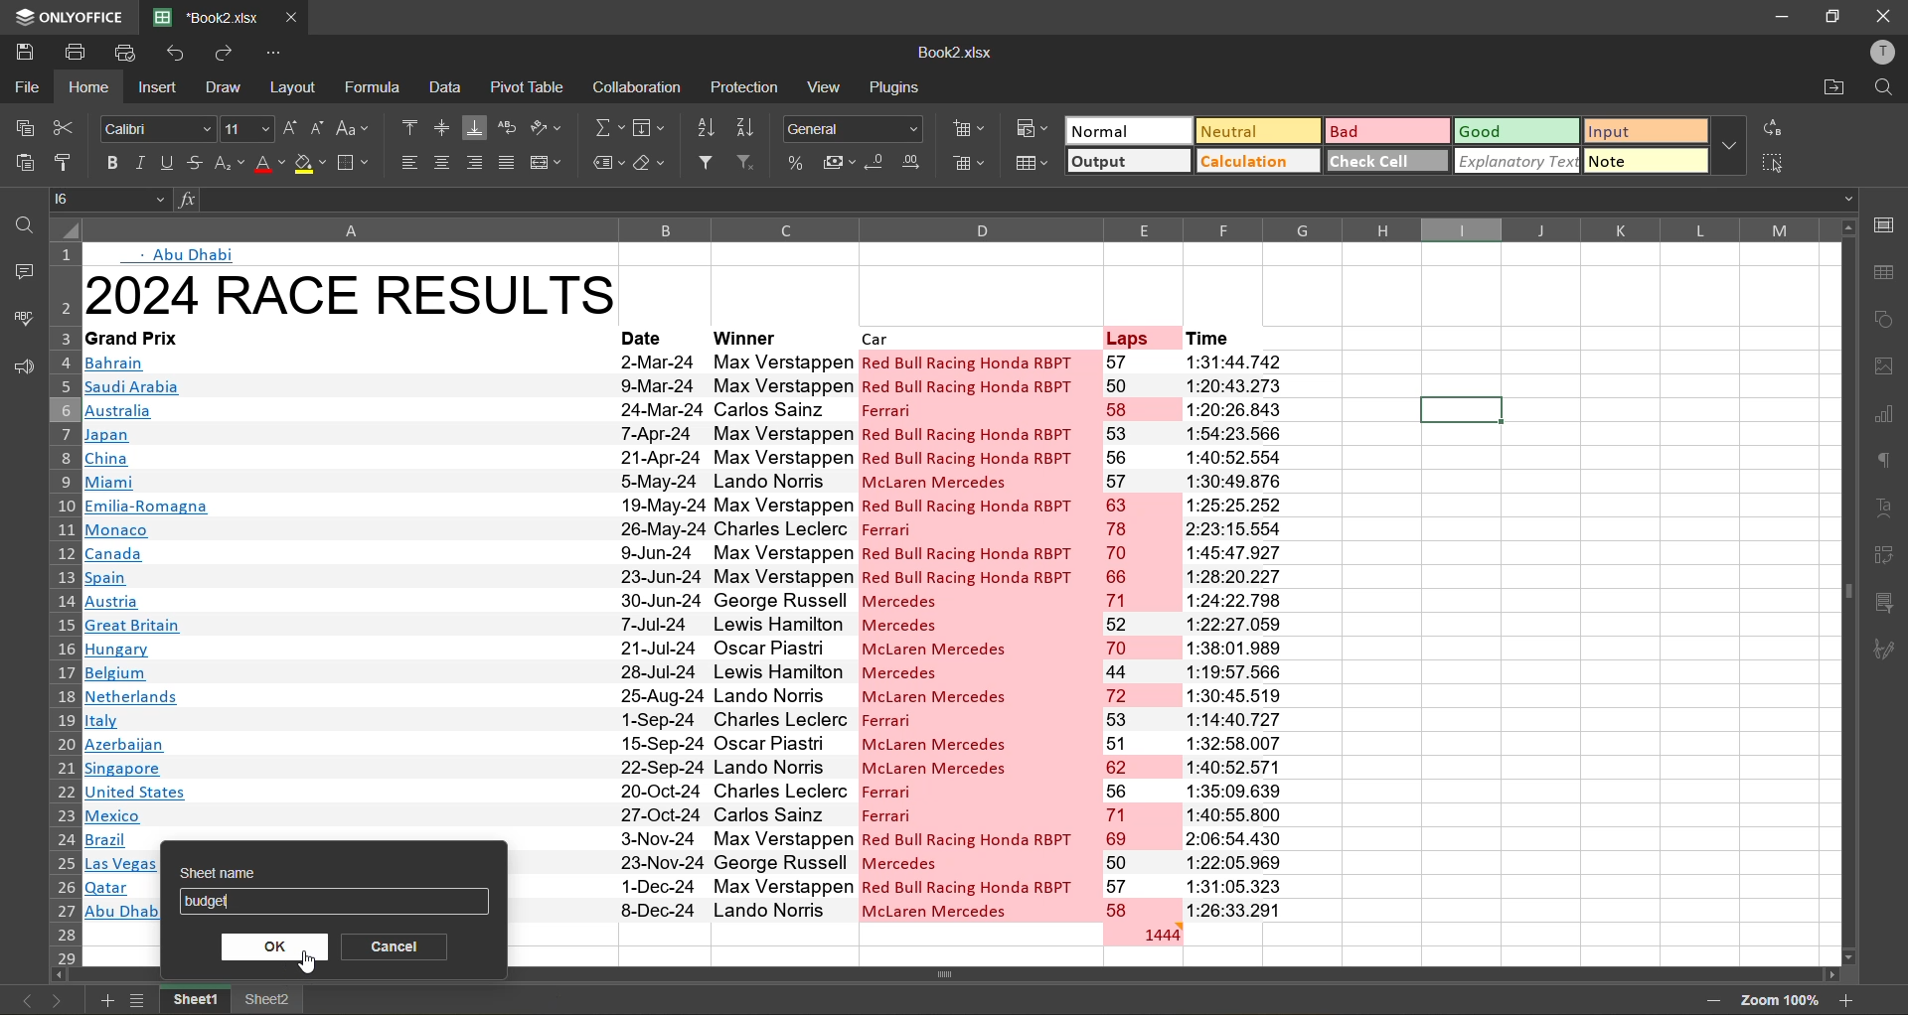  What do you see at coordinates (1885, 270) in the screenshot?
I see `table` at bounding box center [1885, 270].